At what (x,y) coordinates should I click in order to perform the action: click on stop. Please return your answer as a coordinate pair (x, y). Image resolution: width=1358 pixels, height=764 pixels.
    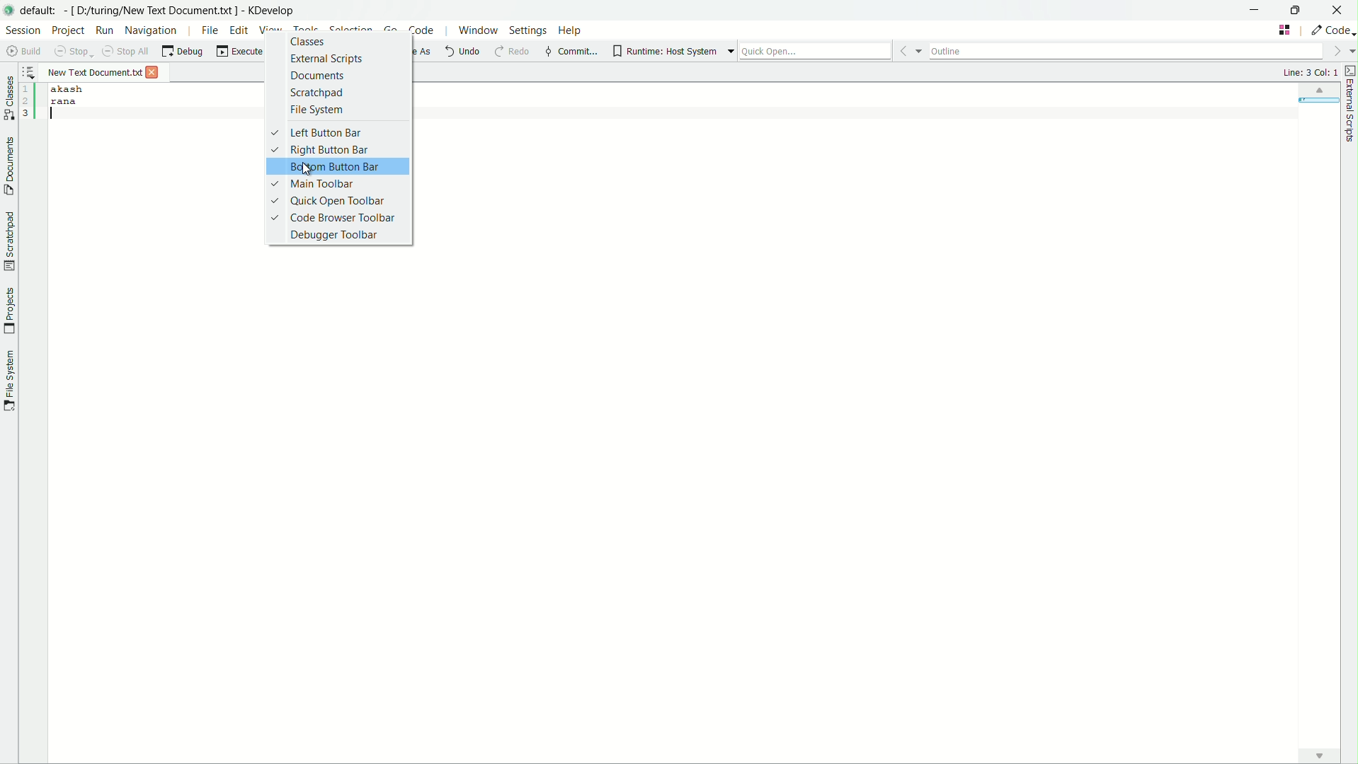
    Looking at the image, I should click on (75, 51).